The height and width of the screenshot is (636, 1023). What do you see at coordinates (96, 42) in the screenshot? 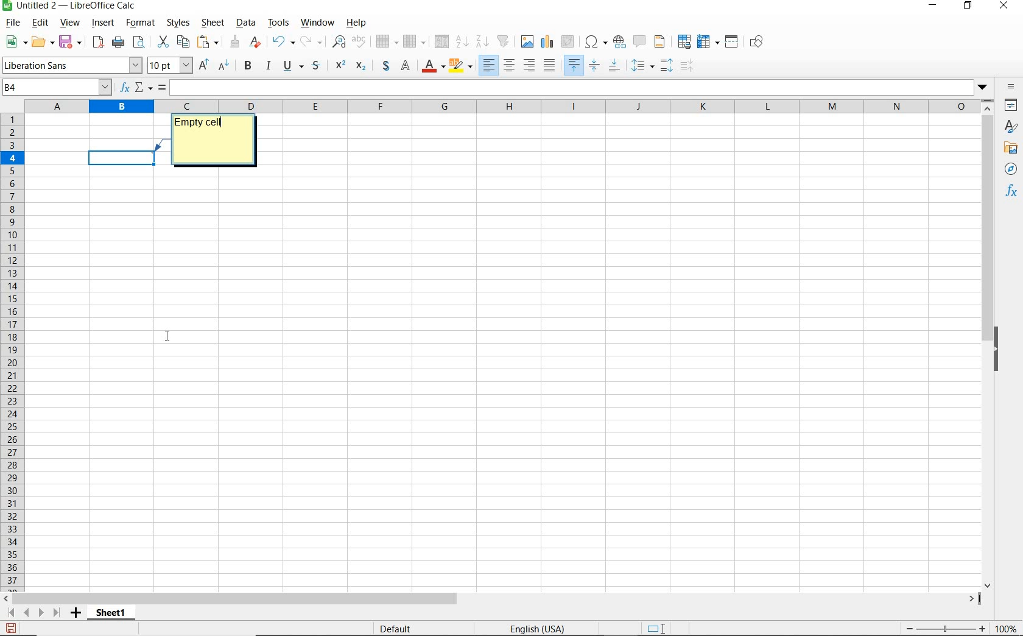
I see `export as pdf` at bounding box center [96, 42].